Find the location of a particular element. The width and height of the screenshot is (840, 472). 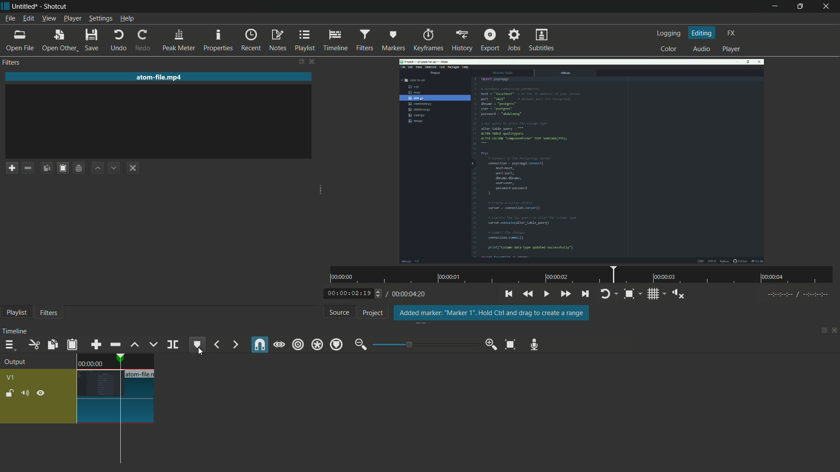

current time is located at coordinates (347, 294).